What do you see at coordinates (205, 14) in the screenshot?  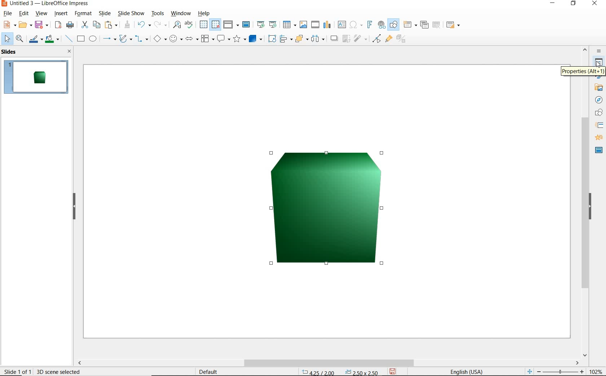 I see `help` at bounding box center [205, 14].